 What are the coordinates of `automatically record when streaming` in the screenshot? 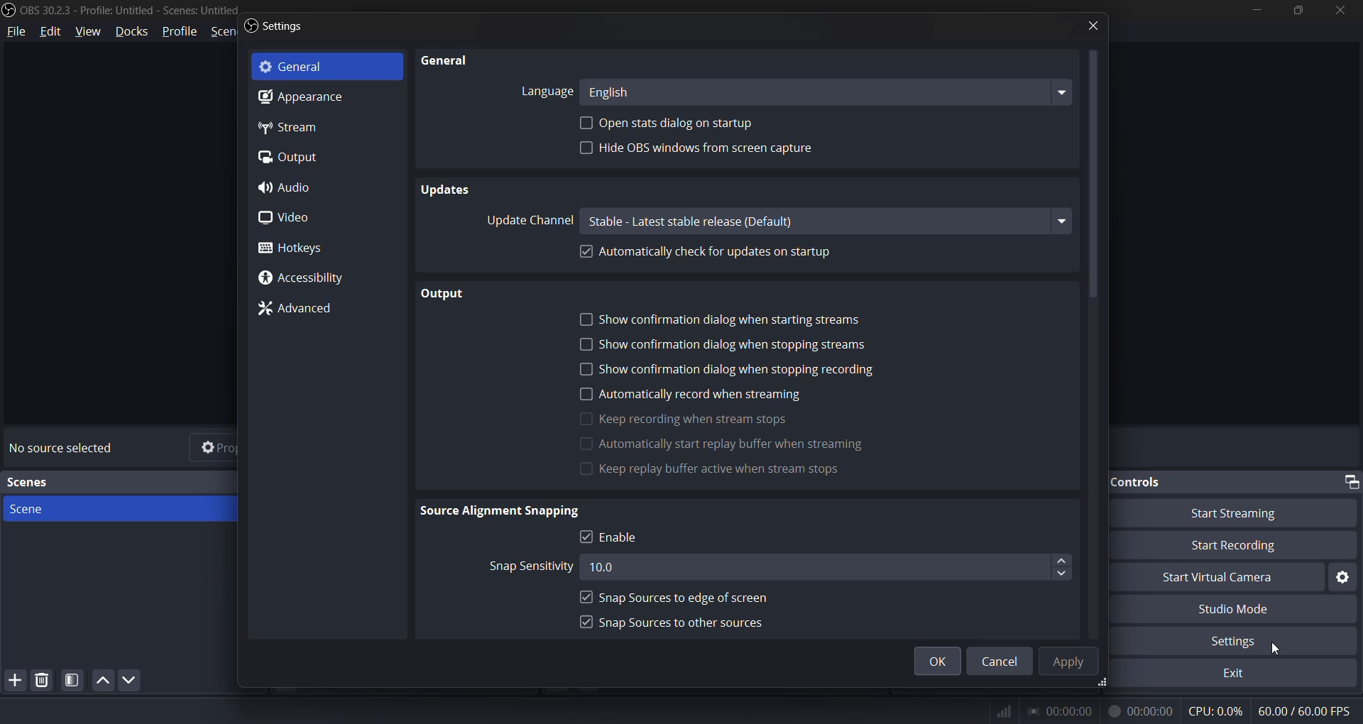 It's located at (707, 395).